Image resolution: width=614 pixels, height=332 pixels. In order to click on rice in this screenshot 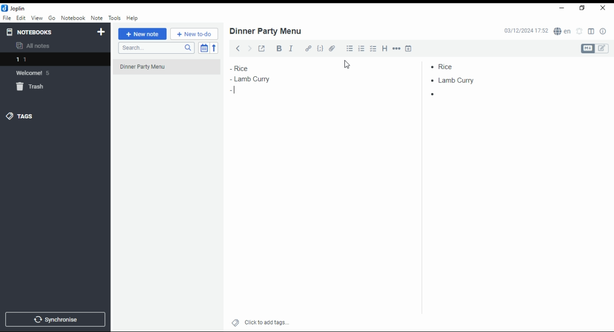, I will do `click(247, 68)`.